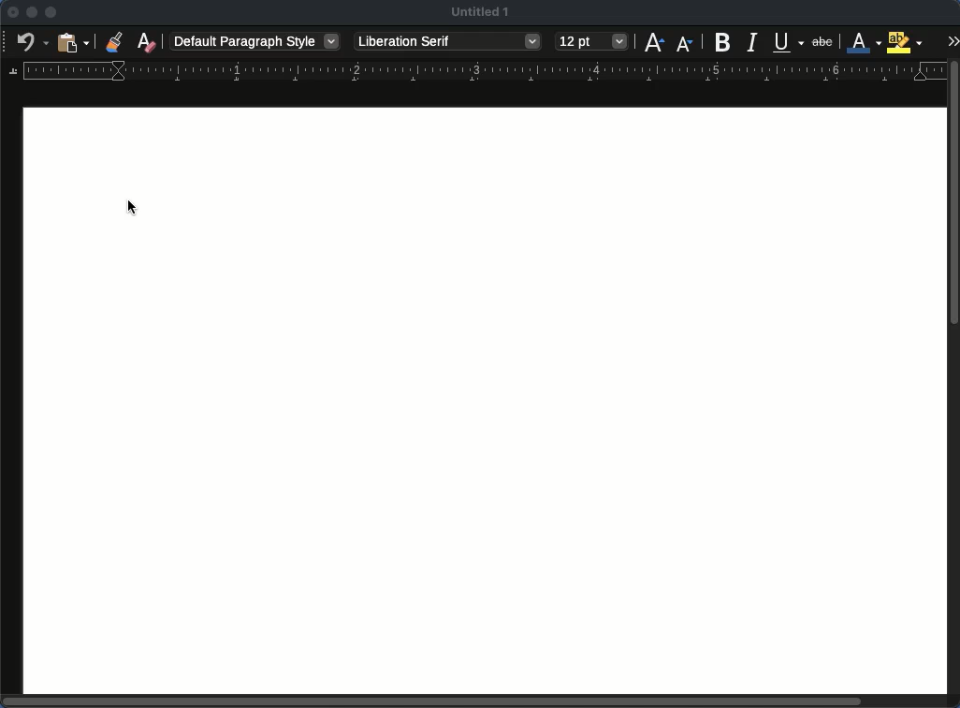  I want to click on 12 pt - size, so click(592, 40).